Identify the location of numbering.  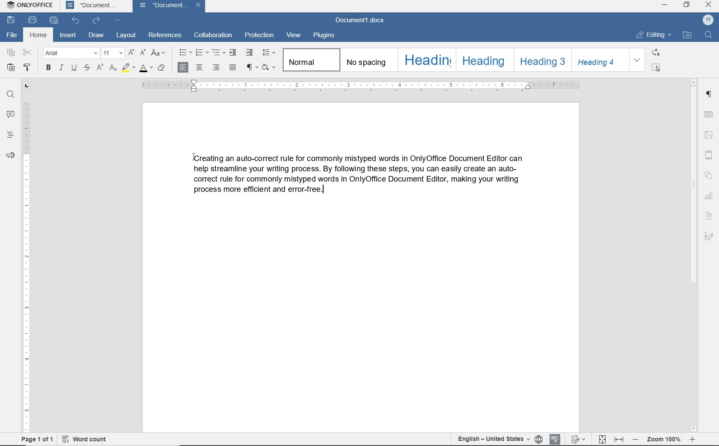
(202, 53).